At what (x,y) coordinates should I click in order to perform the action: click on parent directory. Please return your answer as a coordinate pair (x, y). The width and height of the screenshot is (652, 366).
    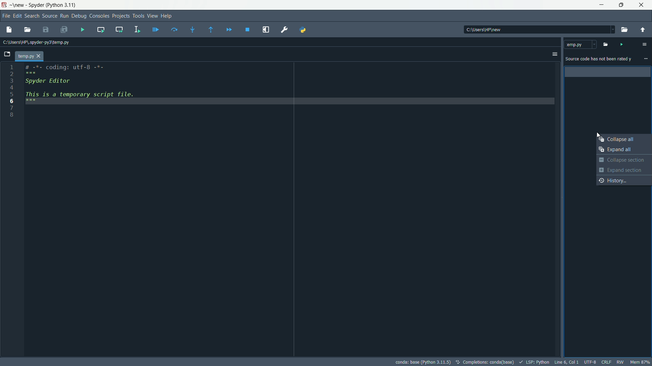
    Looking at the image, I should click on (643, 29).